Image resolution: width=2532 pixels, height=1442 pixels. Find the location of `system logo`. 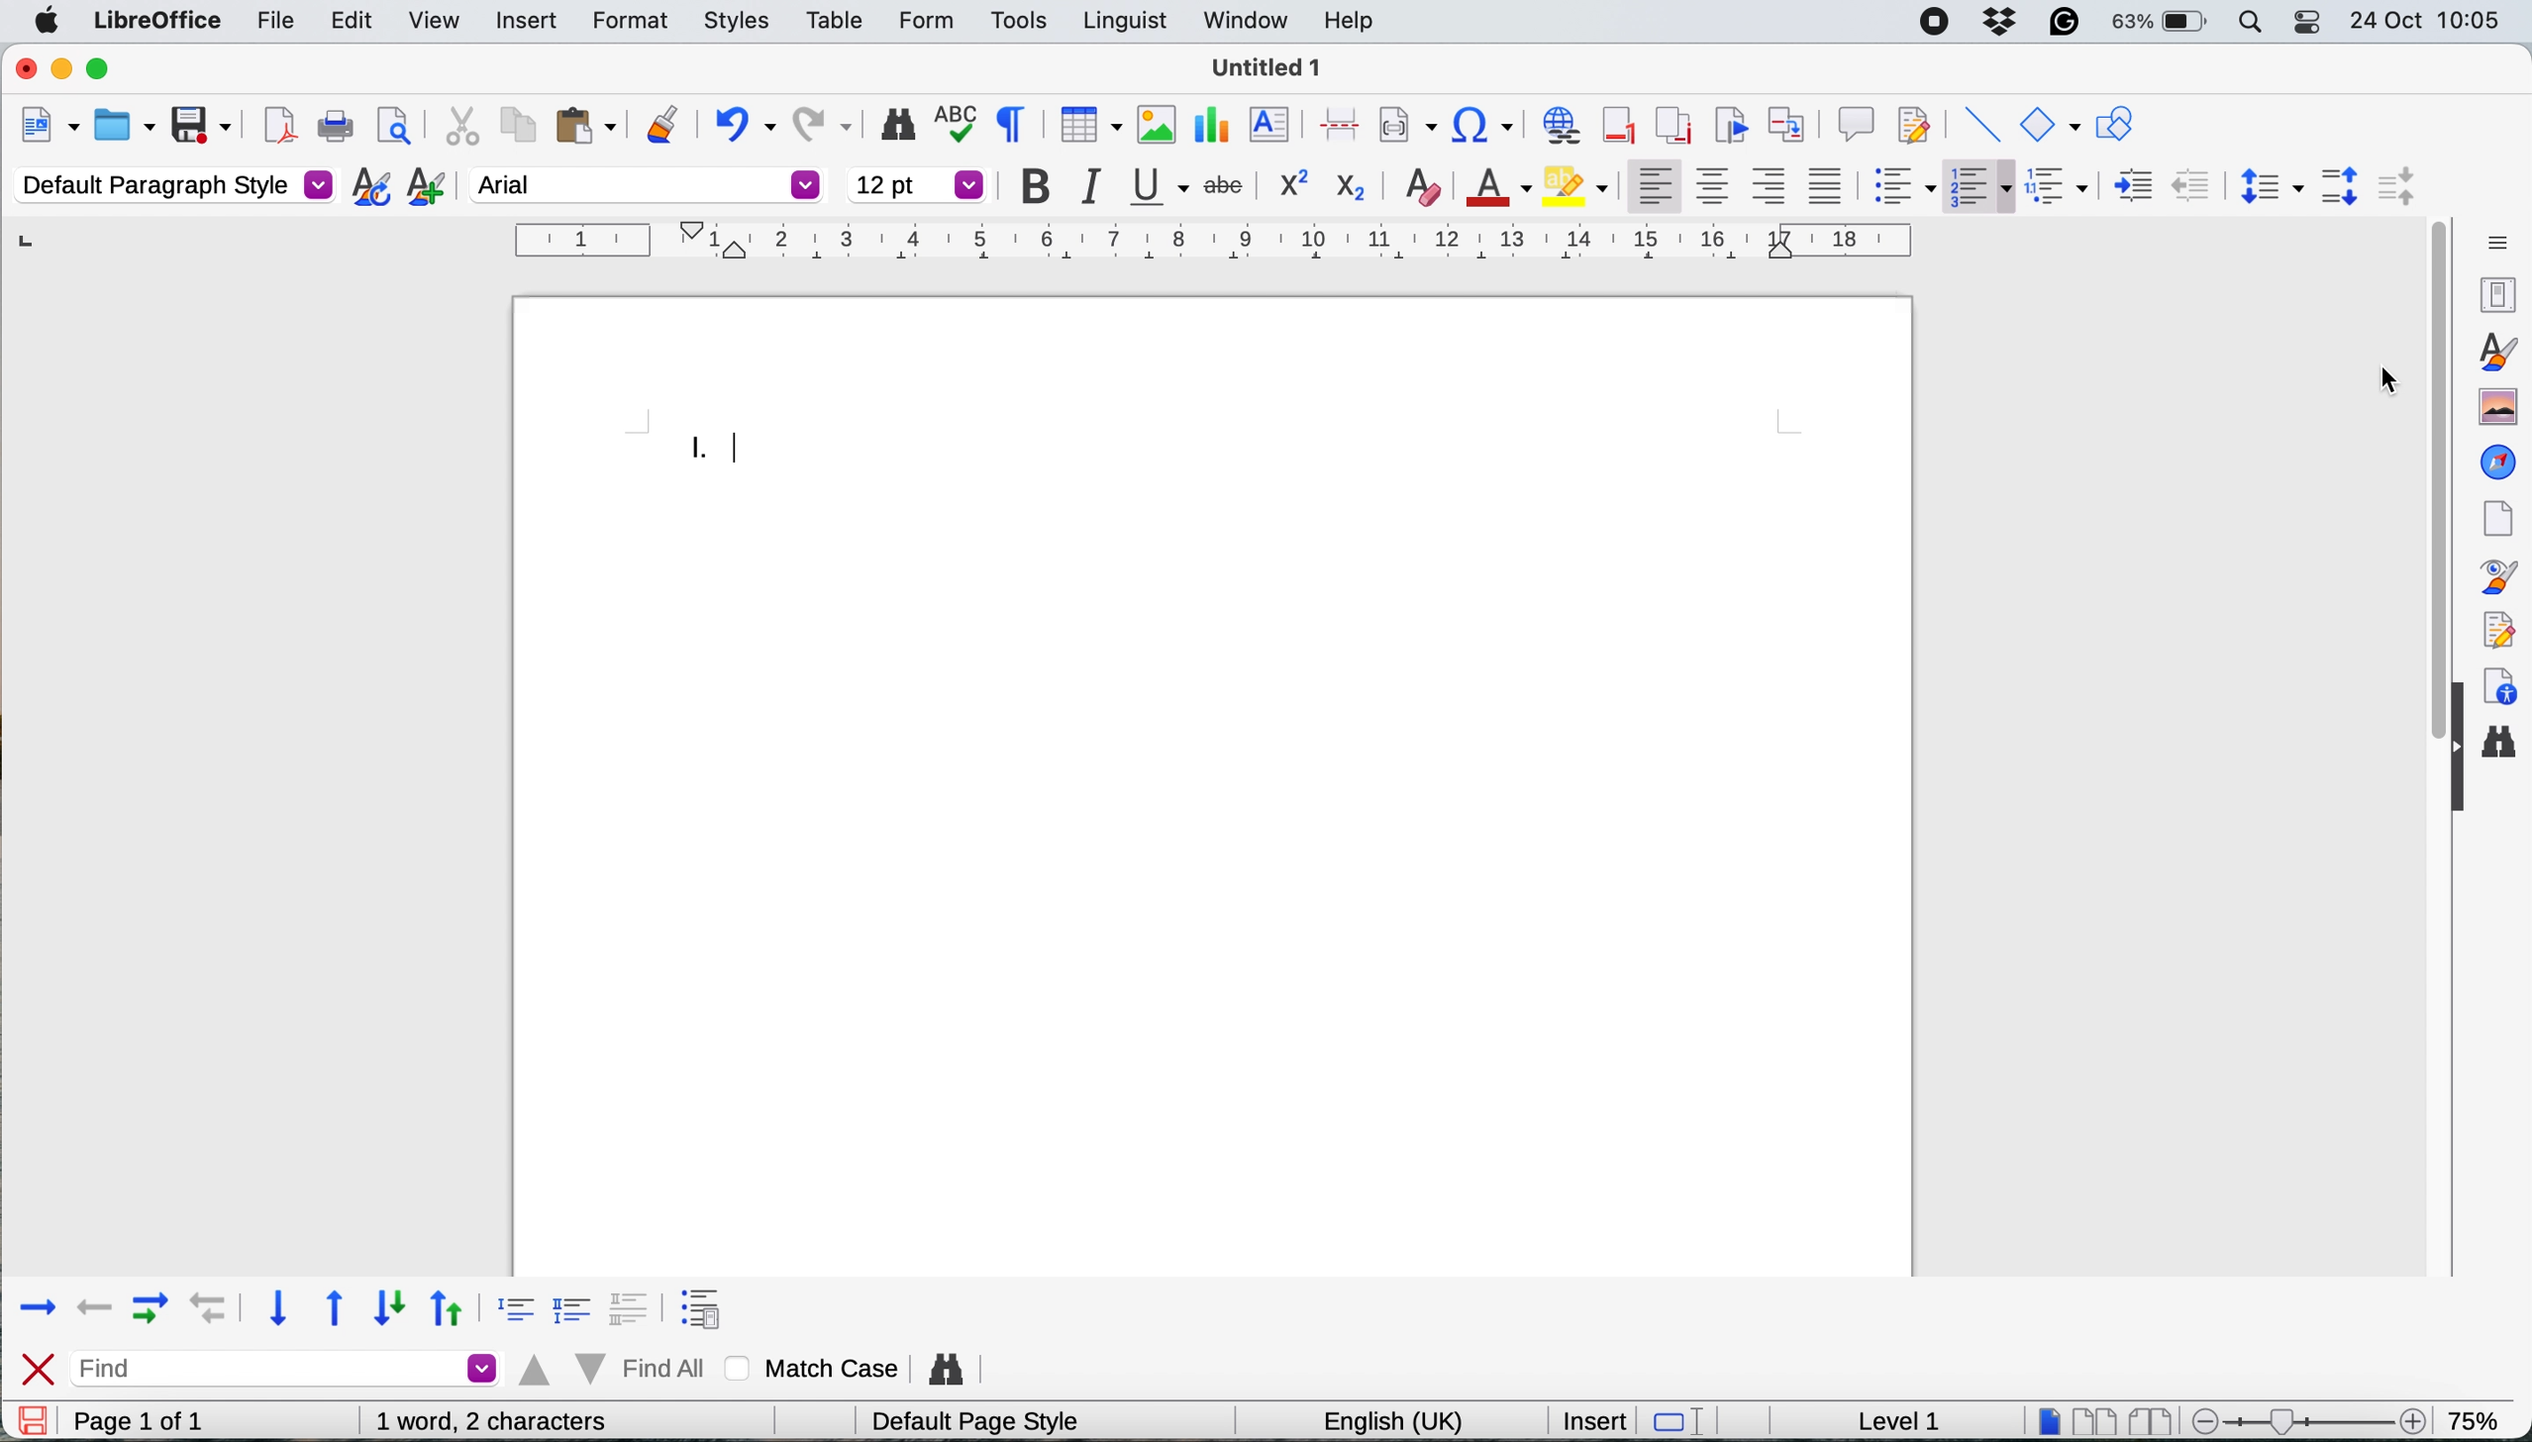

system logo is located at coordinates (48, 21).